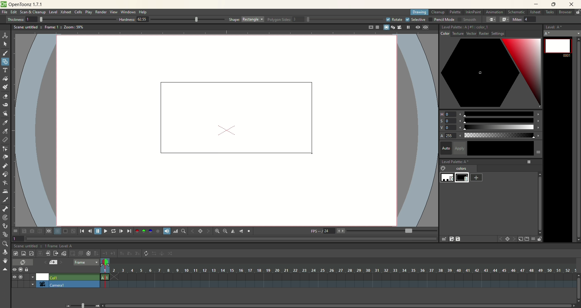 The width and height of the screenshot is (581, 308). I want to click on next frame, so click(121, 231).